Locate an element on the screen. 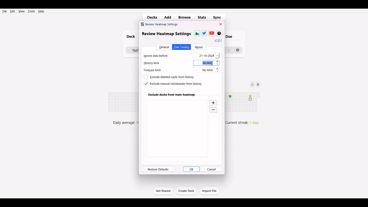 The image size is (368, 207). Create Deck is located at coordinates (187, 191).